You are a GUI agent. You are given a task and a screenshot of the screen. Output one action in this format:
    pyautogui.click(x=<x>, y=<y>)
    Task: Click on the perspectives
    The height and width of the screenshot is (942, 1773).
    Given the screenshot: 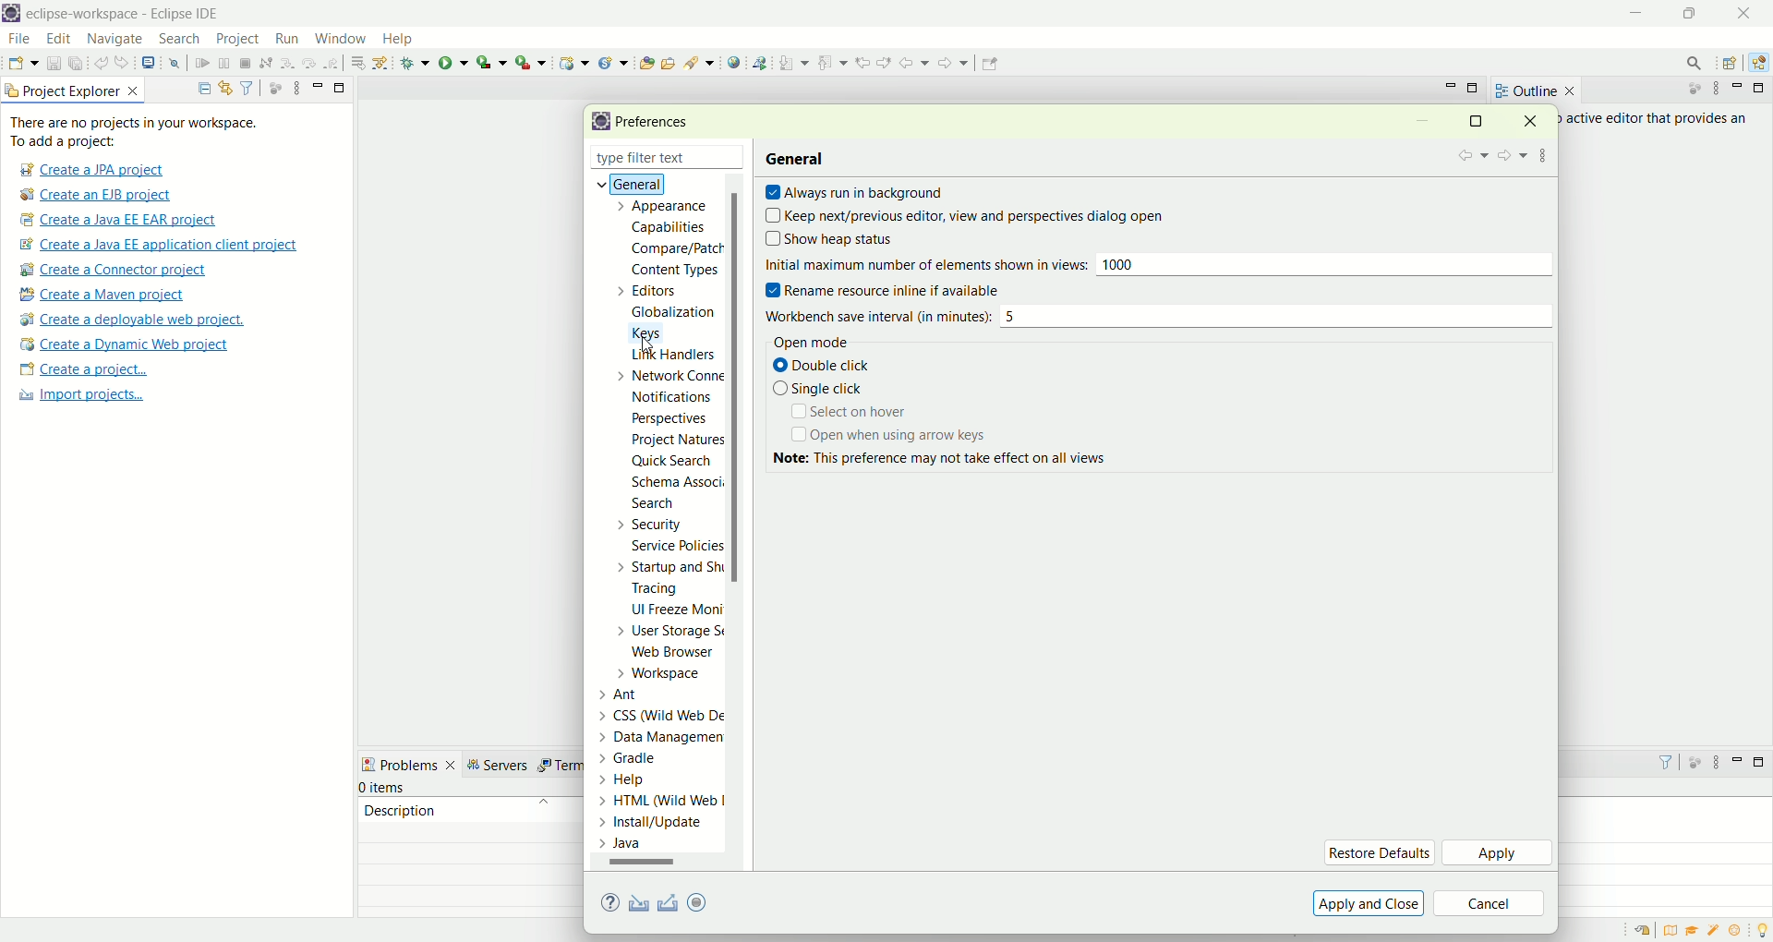 What is the action you would take?
    pyautogui.click(x=667, y=418)
    